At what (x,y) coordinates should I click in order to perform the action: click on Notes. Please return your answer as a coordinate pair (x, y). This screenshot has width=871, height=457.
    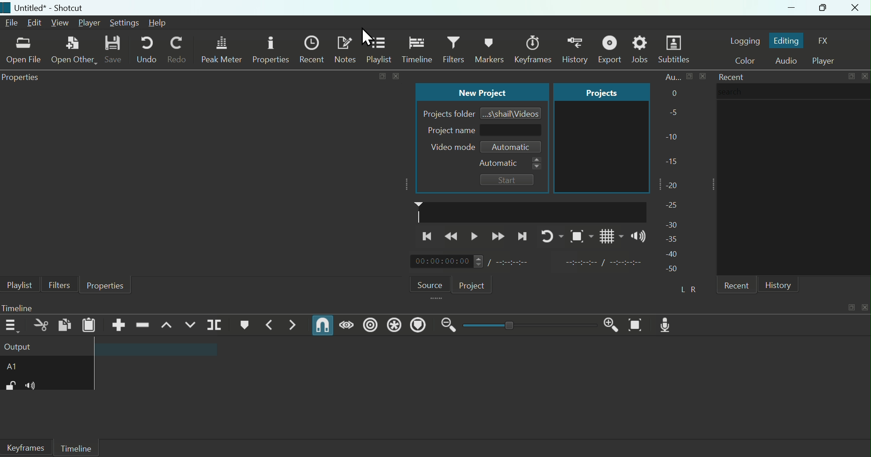
    Looking at the image, I should click on (347, 50).